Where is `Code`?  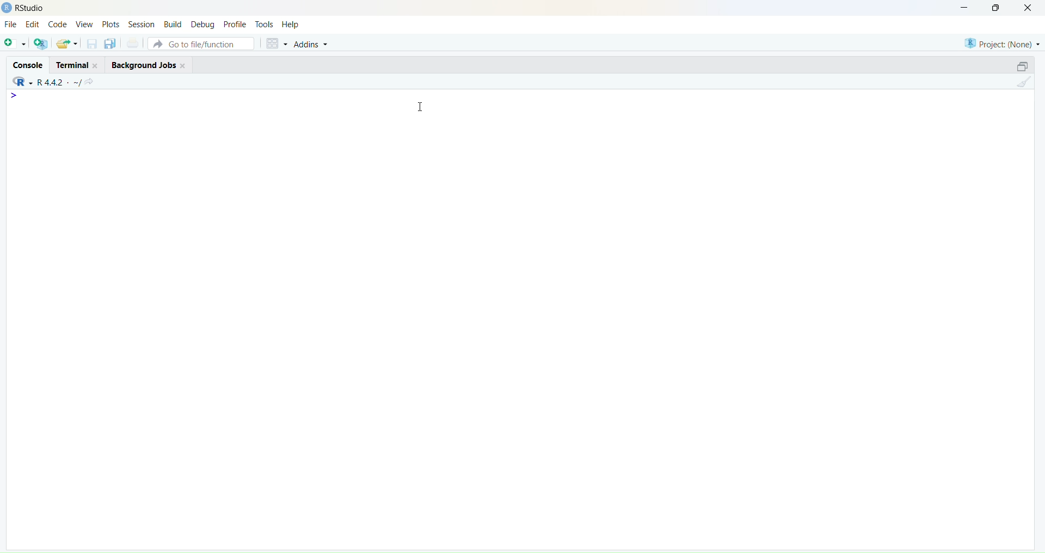 Code is located at coordinates (58, 24).